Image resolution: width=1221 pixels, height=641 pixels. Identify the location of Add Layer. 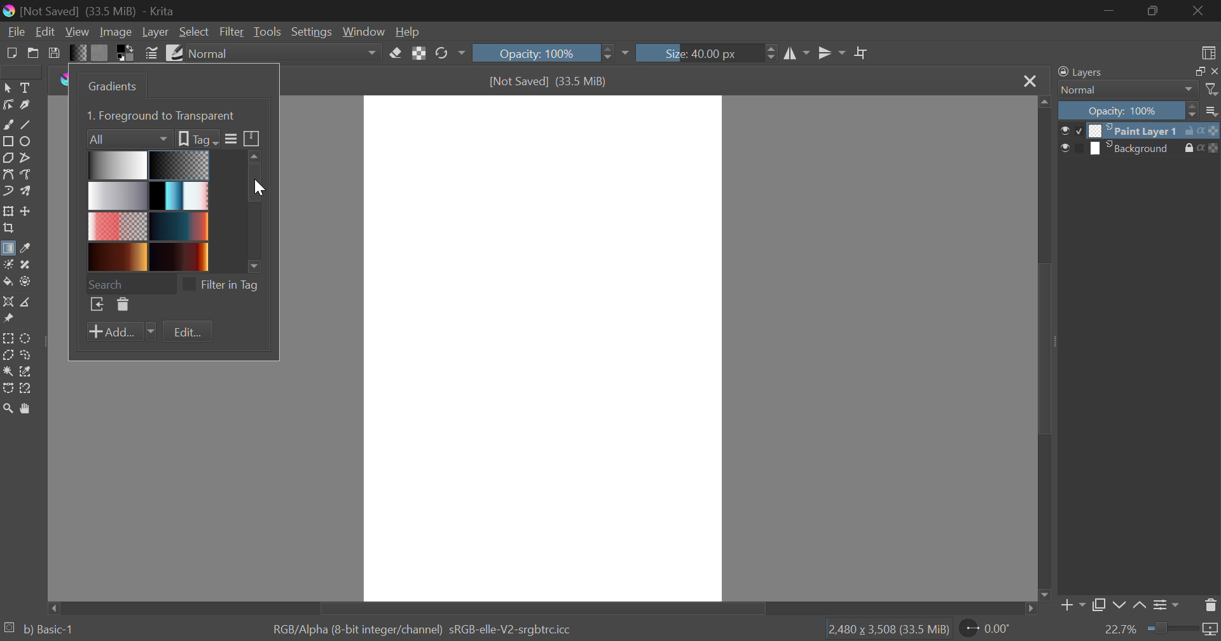
(1072, 608).